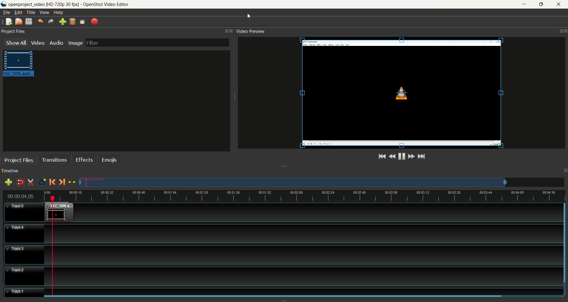 This screenshot has width=568, height=302. I want to click on maximize, so click(543, 4).